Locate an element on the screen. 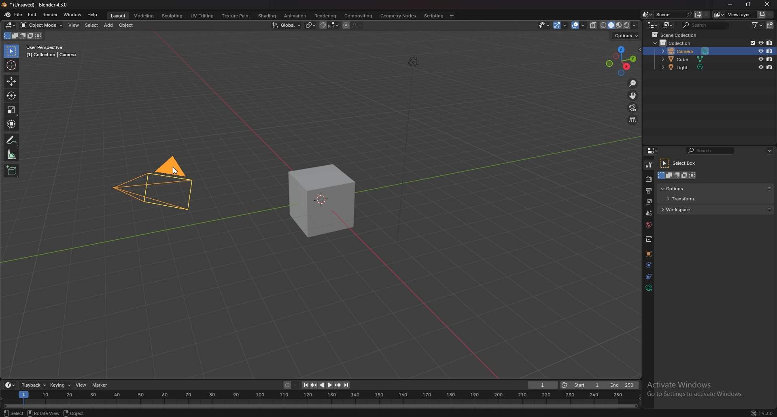  animation is located at coordinates (294, 15).